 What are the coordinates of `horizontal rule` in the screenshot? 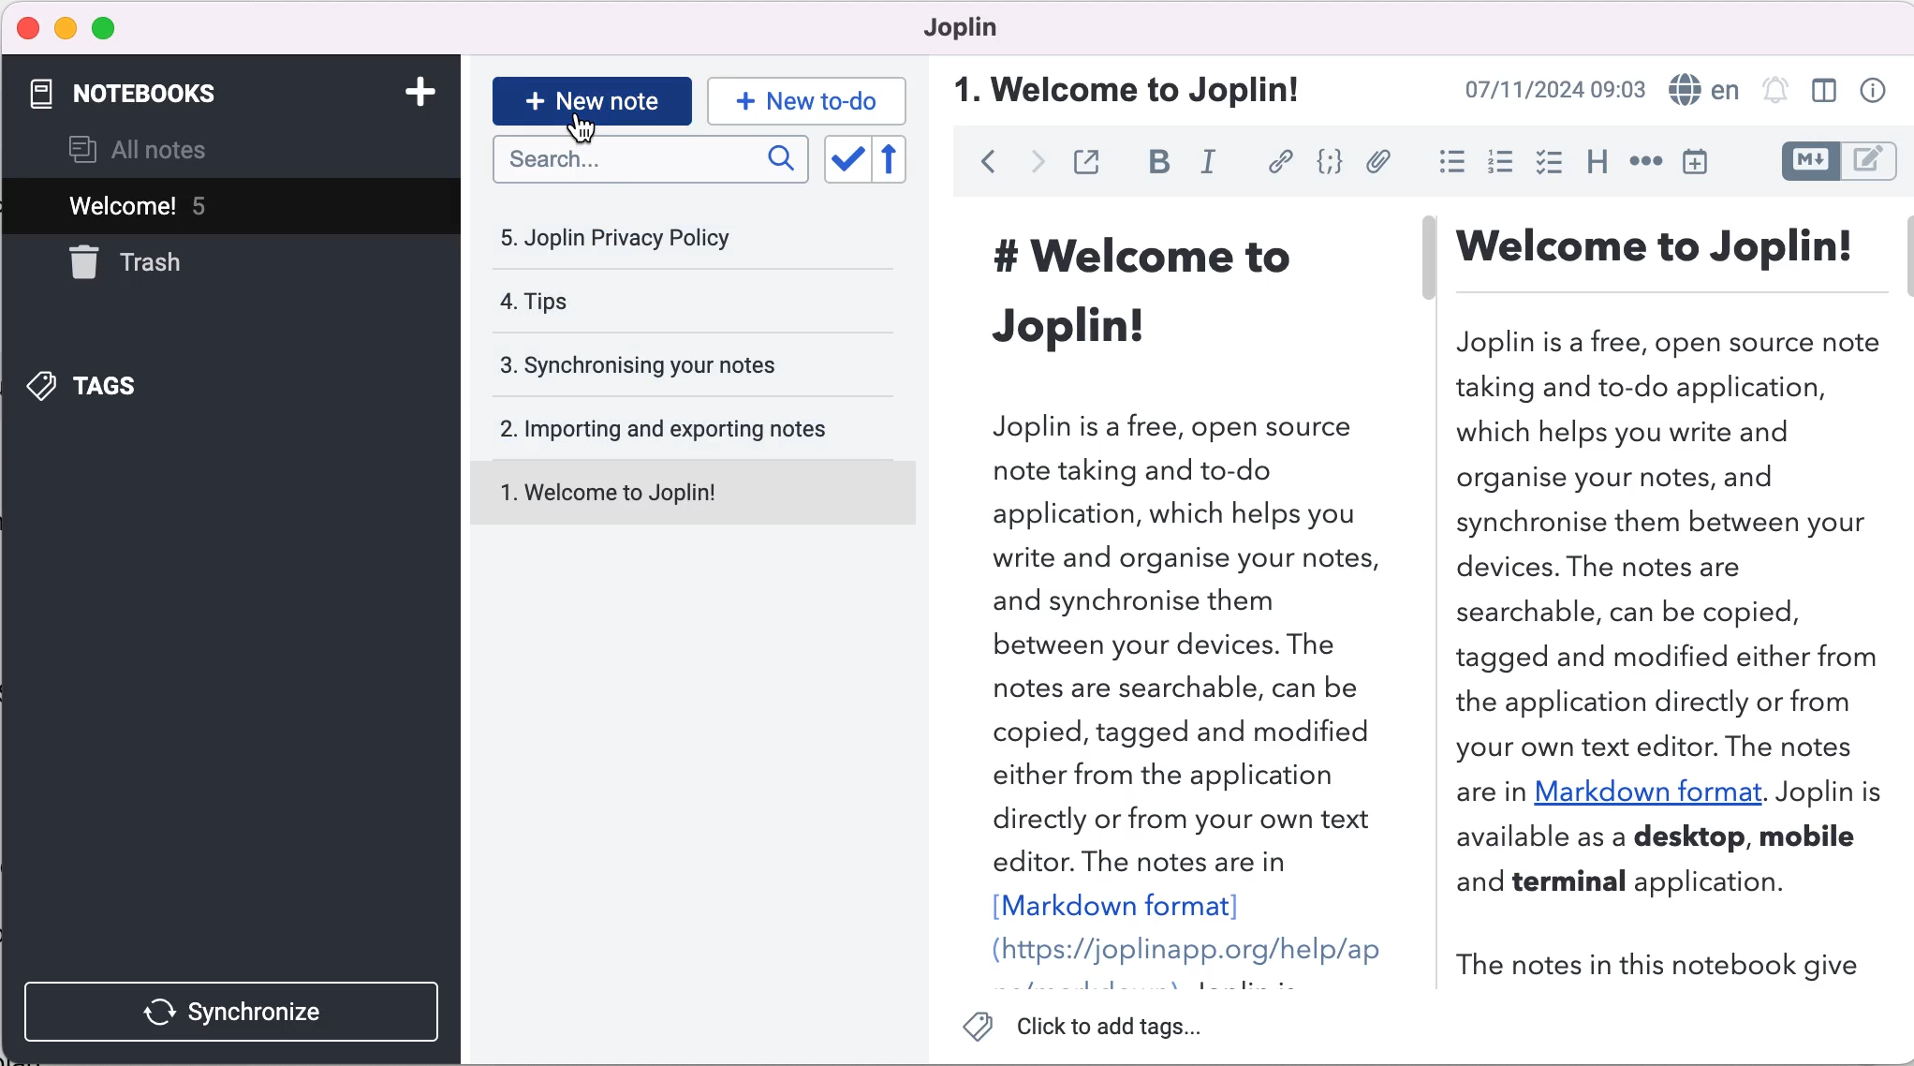 It's located at (1642, 162).